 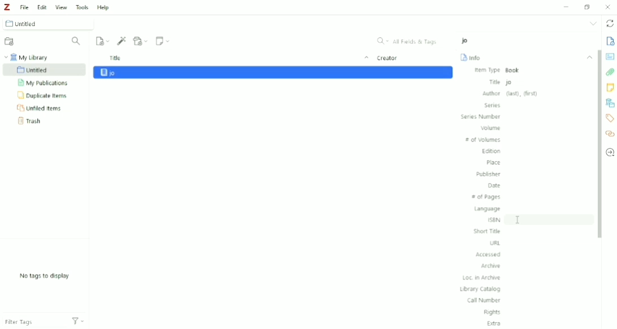 I want to click on Info, so click(x=471, y=57).